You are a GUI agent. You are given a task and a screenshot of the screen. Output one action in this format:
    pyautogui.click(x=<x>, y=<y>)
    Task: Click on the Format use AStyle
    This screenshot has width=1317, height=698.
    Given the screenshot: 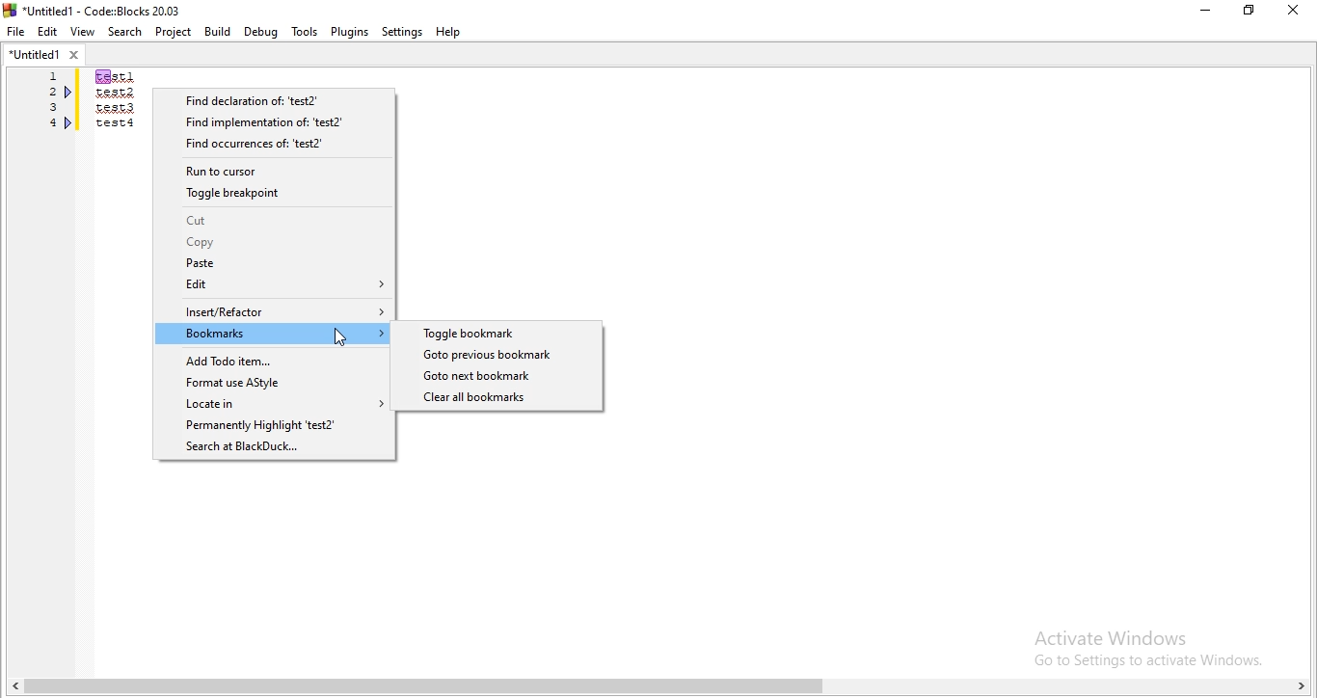 What is the action you would take?
    pyautogui.click(x=271, y=383)
    